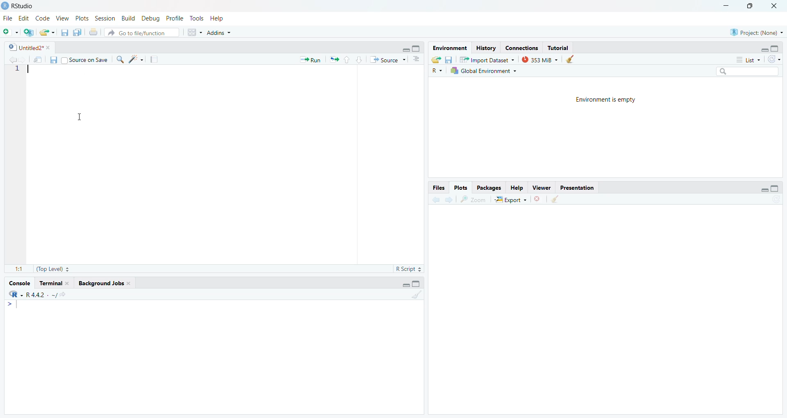  What do you see at coordinates (755, 33) in the screenshot?
I see ` Project: (None) ~` at bounding box center [755, 33].